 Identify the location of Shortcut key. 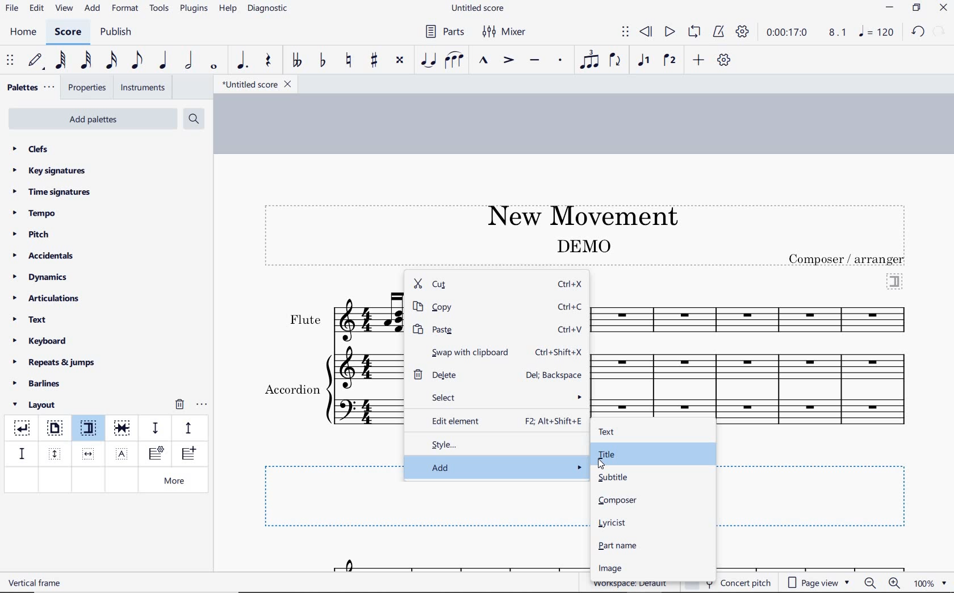
(570, 285).